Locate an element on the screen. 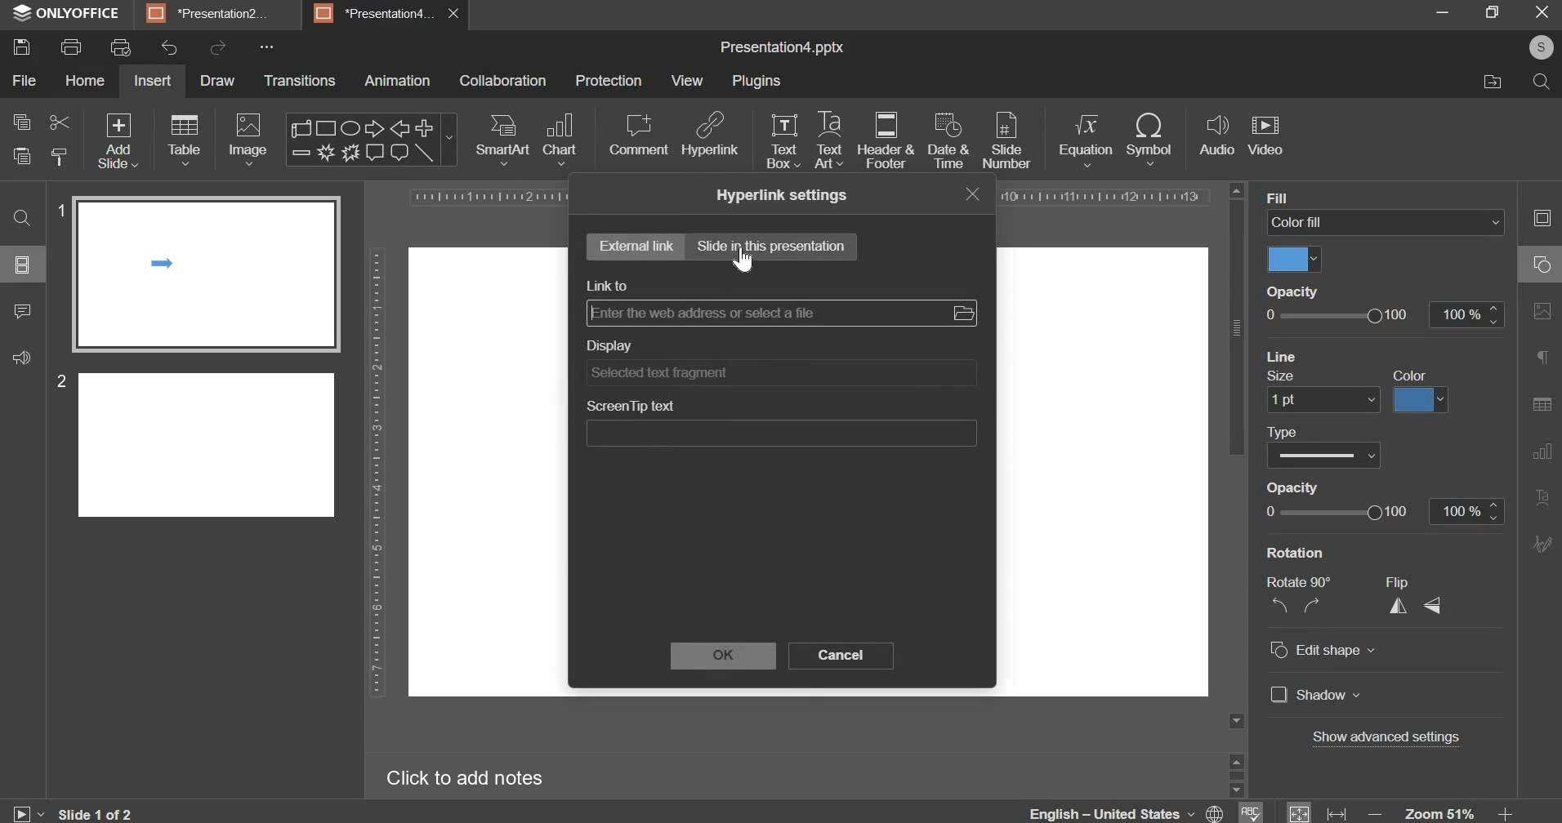 The height and width of the screenshot is (823, 1562). Hyperlink settings is located at coordinates (793, 195).